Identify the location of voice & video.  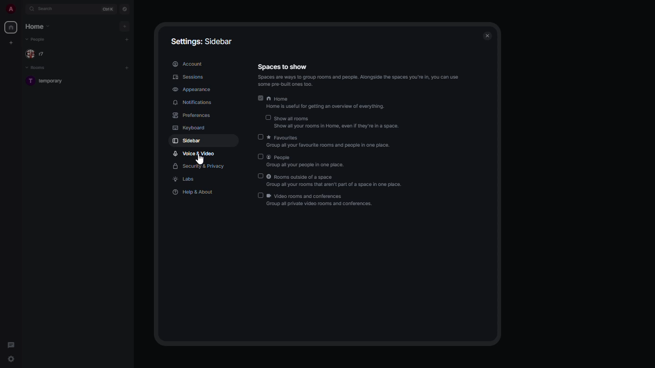
(194, 153).